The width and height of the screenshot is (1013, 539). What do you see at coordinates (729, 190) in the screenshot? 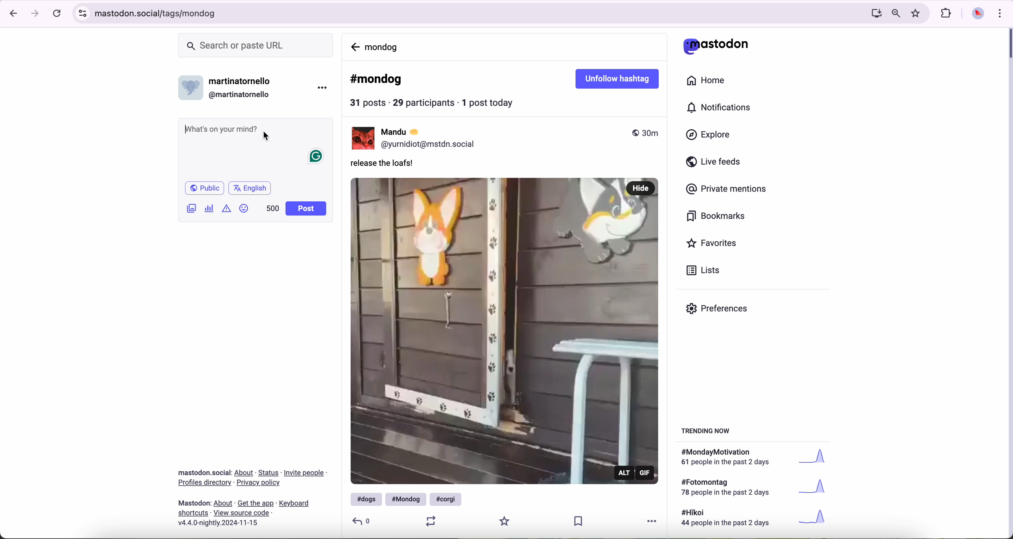
I see `private mentions` at bounding box center [729, 190].